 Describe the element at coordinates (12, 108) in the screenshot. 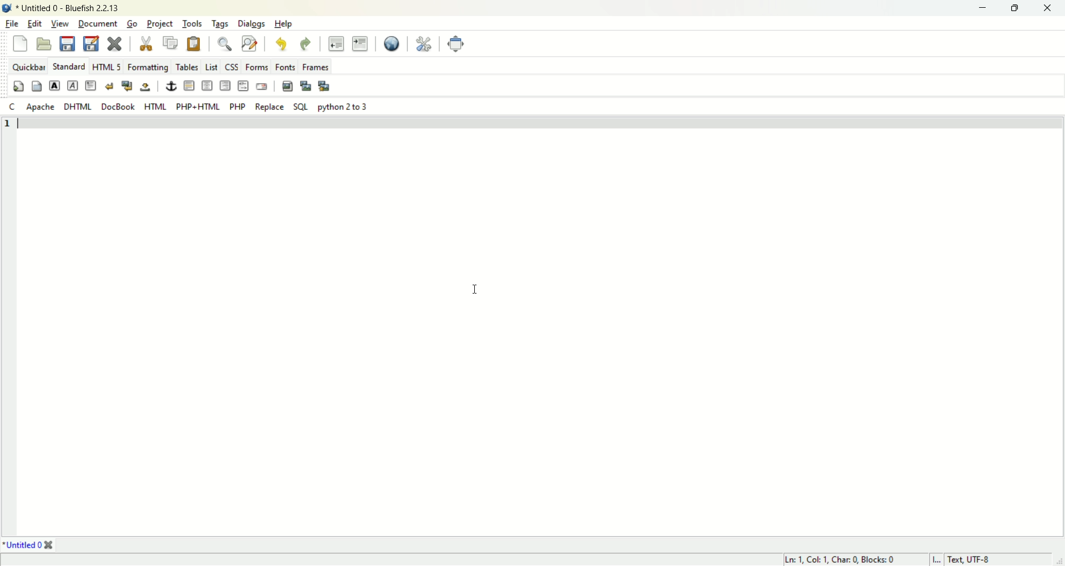

I see `c` at that location.